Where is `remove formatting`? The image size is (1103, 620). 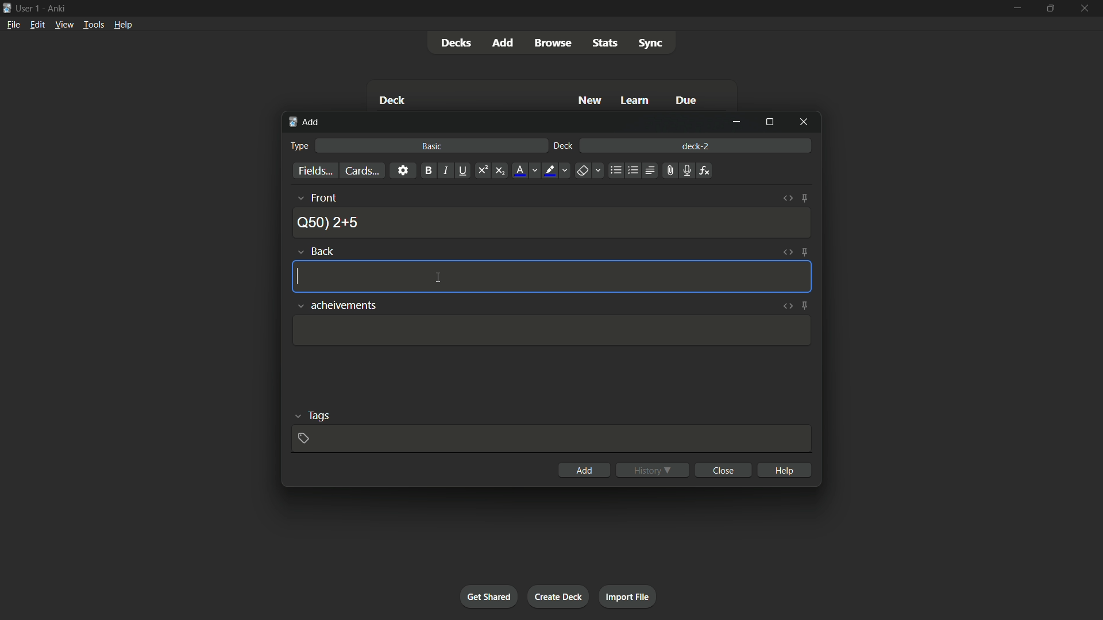
remove formatting is located at coordinates (590, 170).